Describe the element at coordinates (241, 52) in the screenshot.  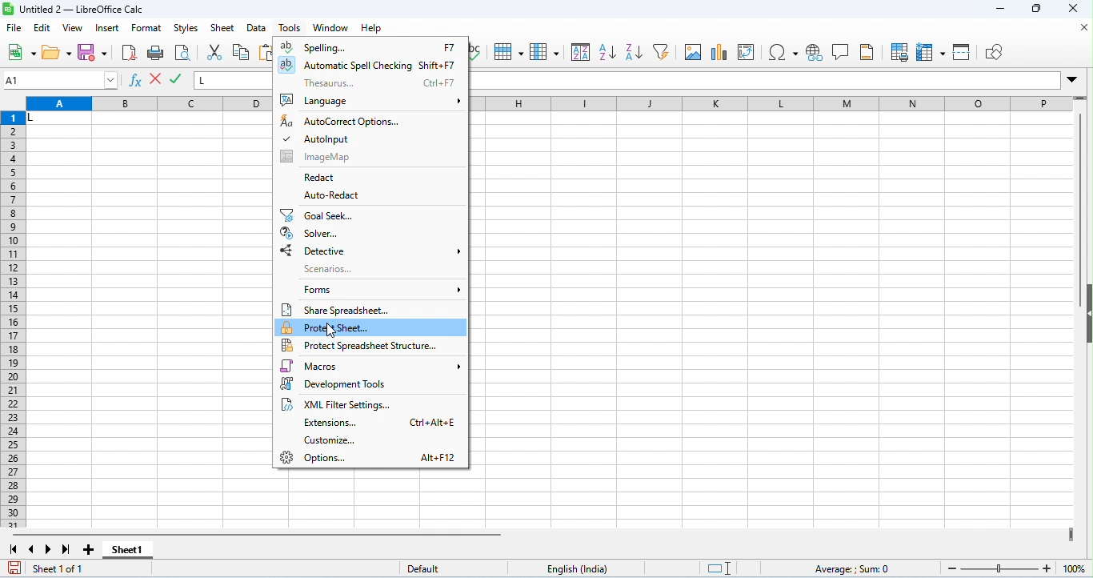
I see `copy` at that location.